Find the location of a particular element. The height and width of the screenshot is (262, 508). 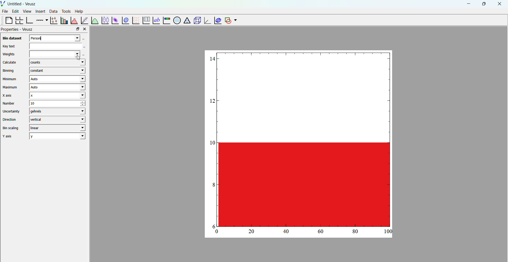

minimize is located at coordinates (468, 3).